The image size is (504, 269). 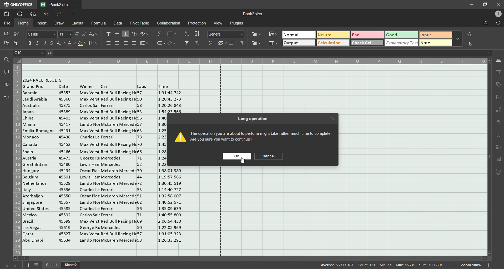 What do you see at coordinates (169, 207) in the screenshot?
I see `Time` at bounding box center [169, 207].